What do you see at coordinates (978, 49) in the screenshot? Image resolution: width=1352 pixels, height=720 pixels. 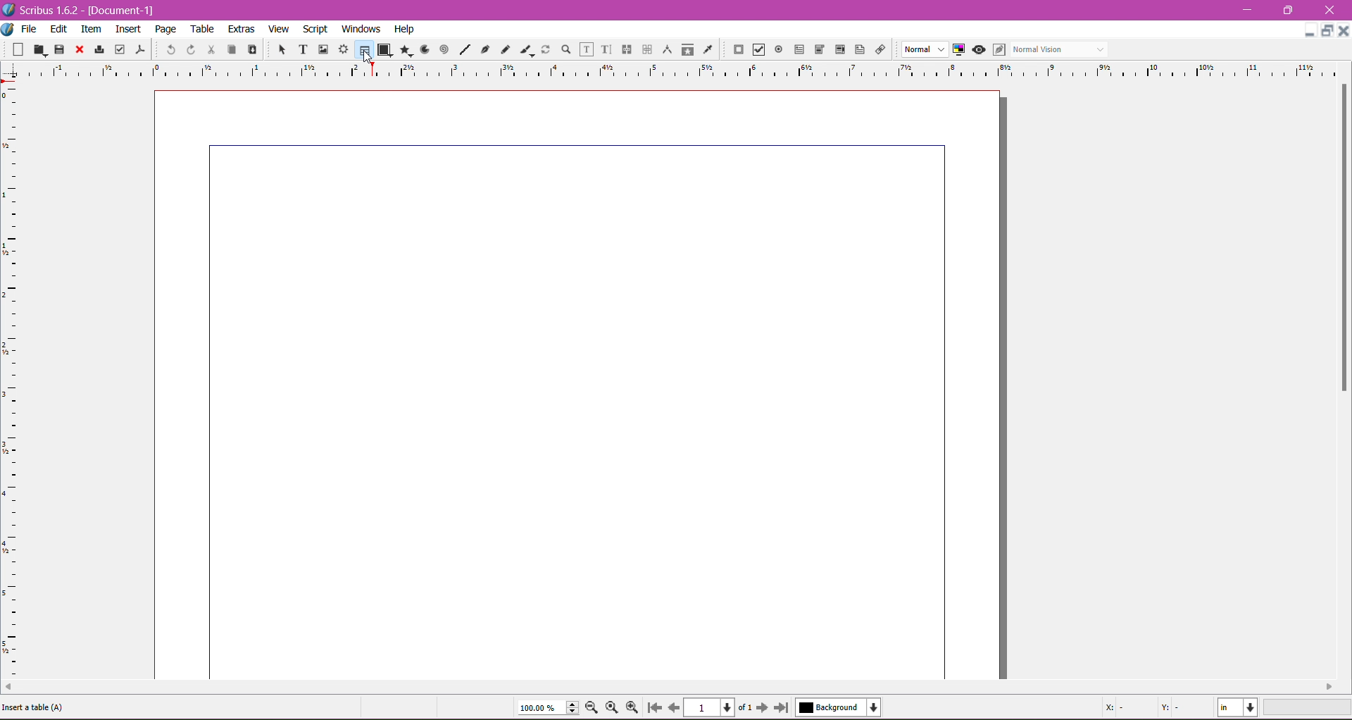 I see `Preview Mode` at bounding box center [978, 49].